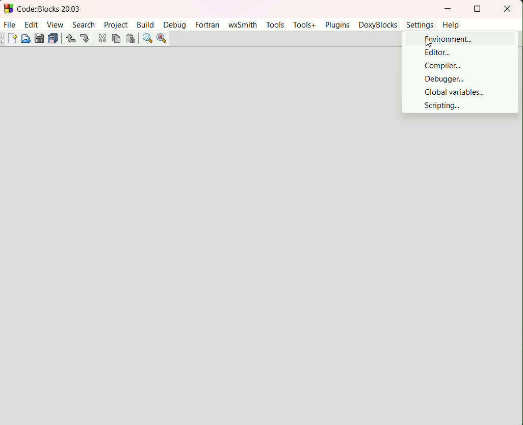 This screenshot has height=425, width=523. What do you see at coordinates (39, 39) in the screenshot?
I see `save` at bounding box center [39, 39].